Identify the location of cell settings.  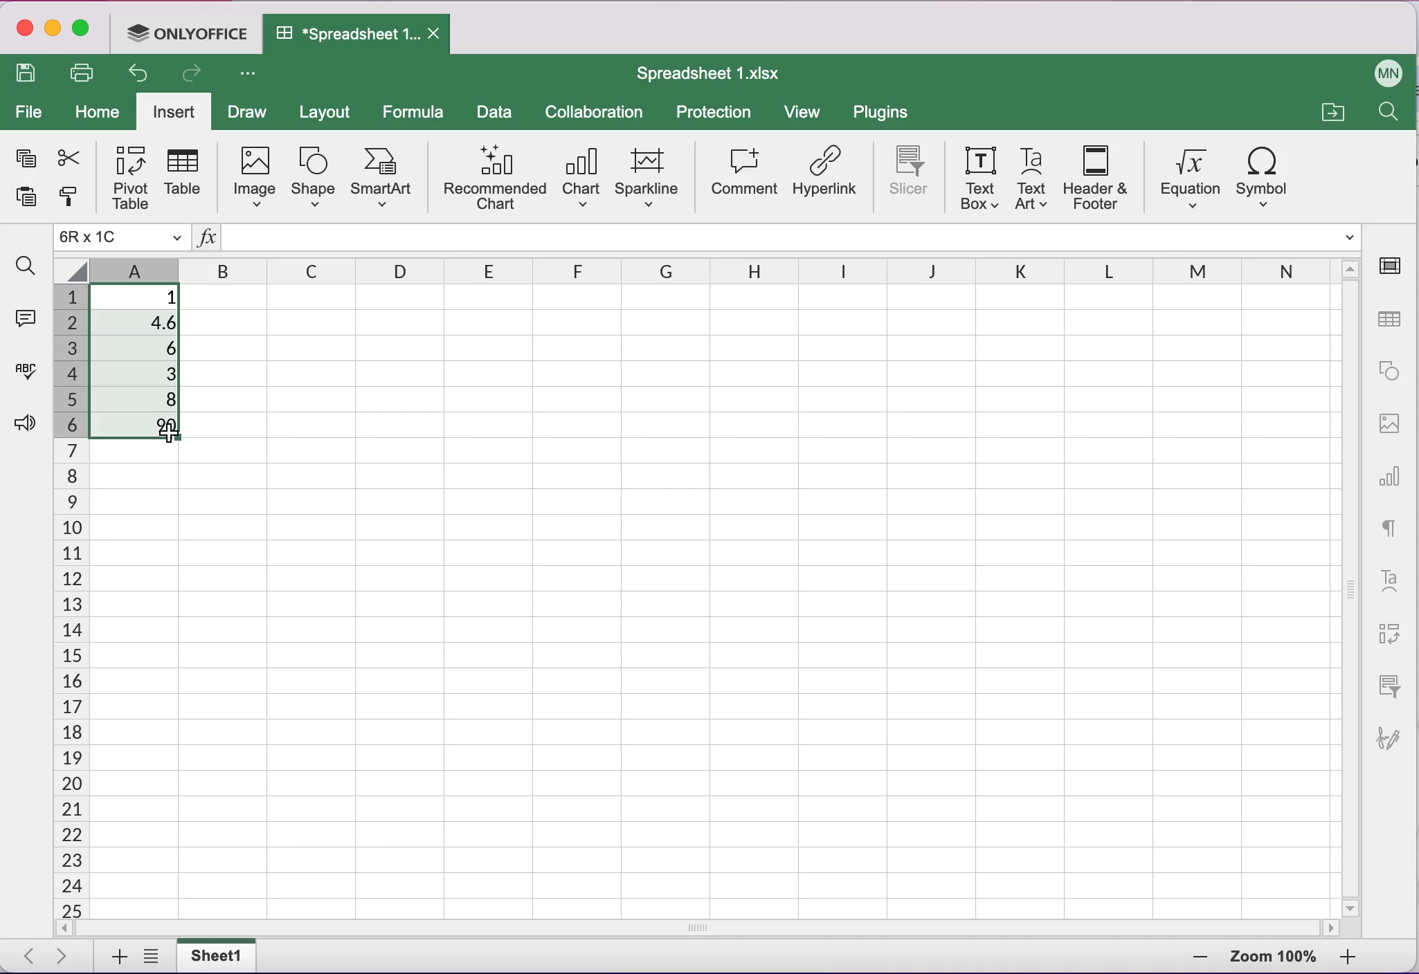
(1393, 267).